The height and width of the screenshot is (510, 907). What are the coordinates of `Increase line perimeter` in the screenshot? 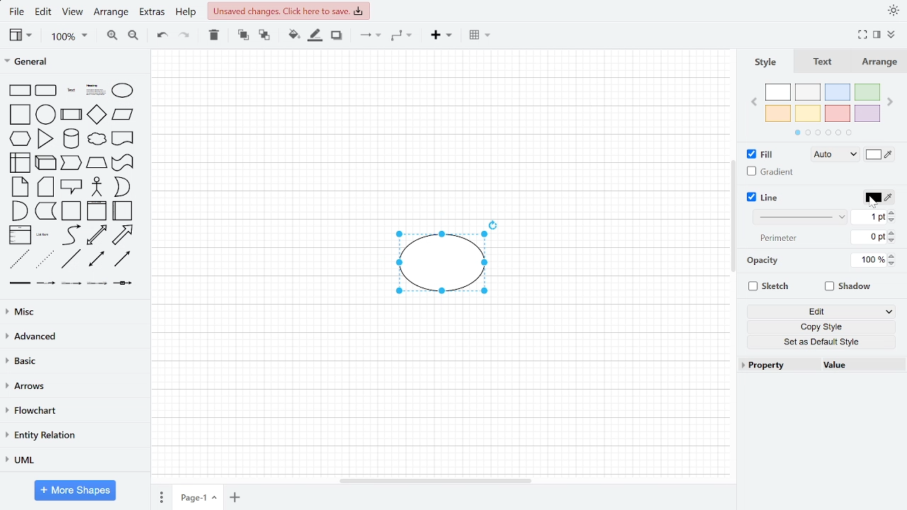 It's located at (892, 232).